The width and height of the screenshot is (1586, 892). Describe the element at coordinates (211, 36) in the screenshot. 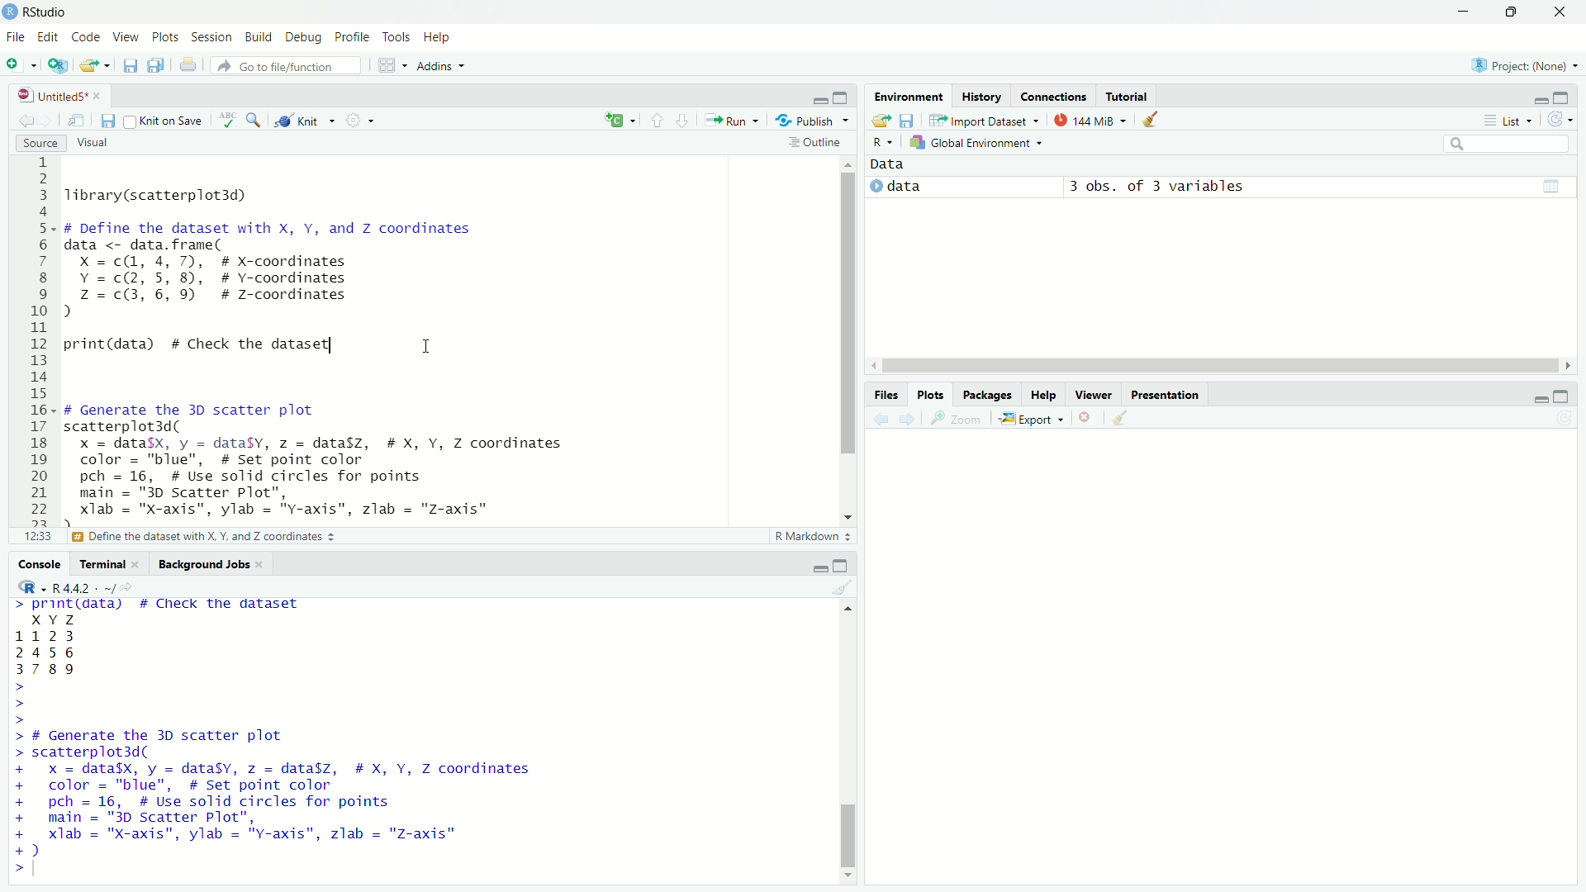

I see `session` at that location.